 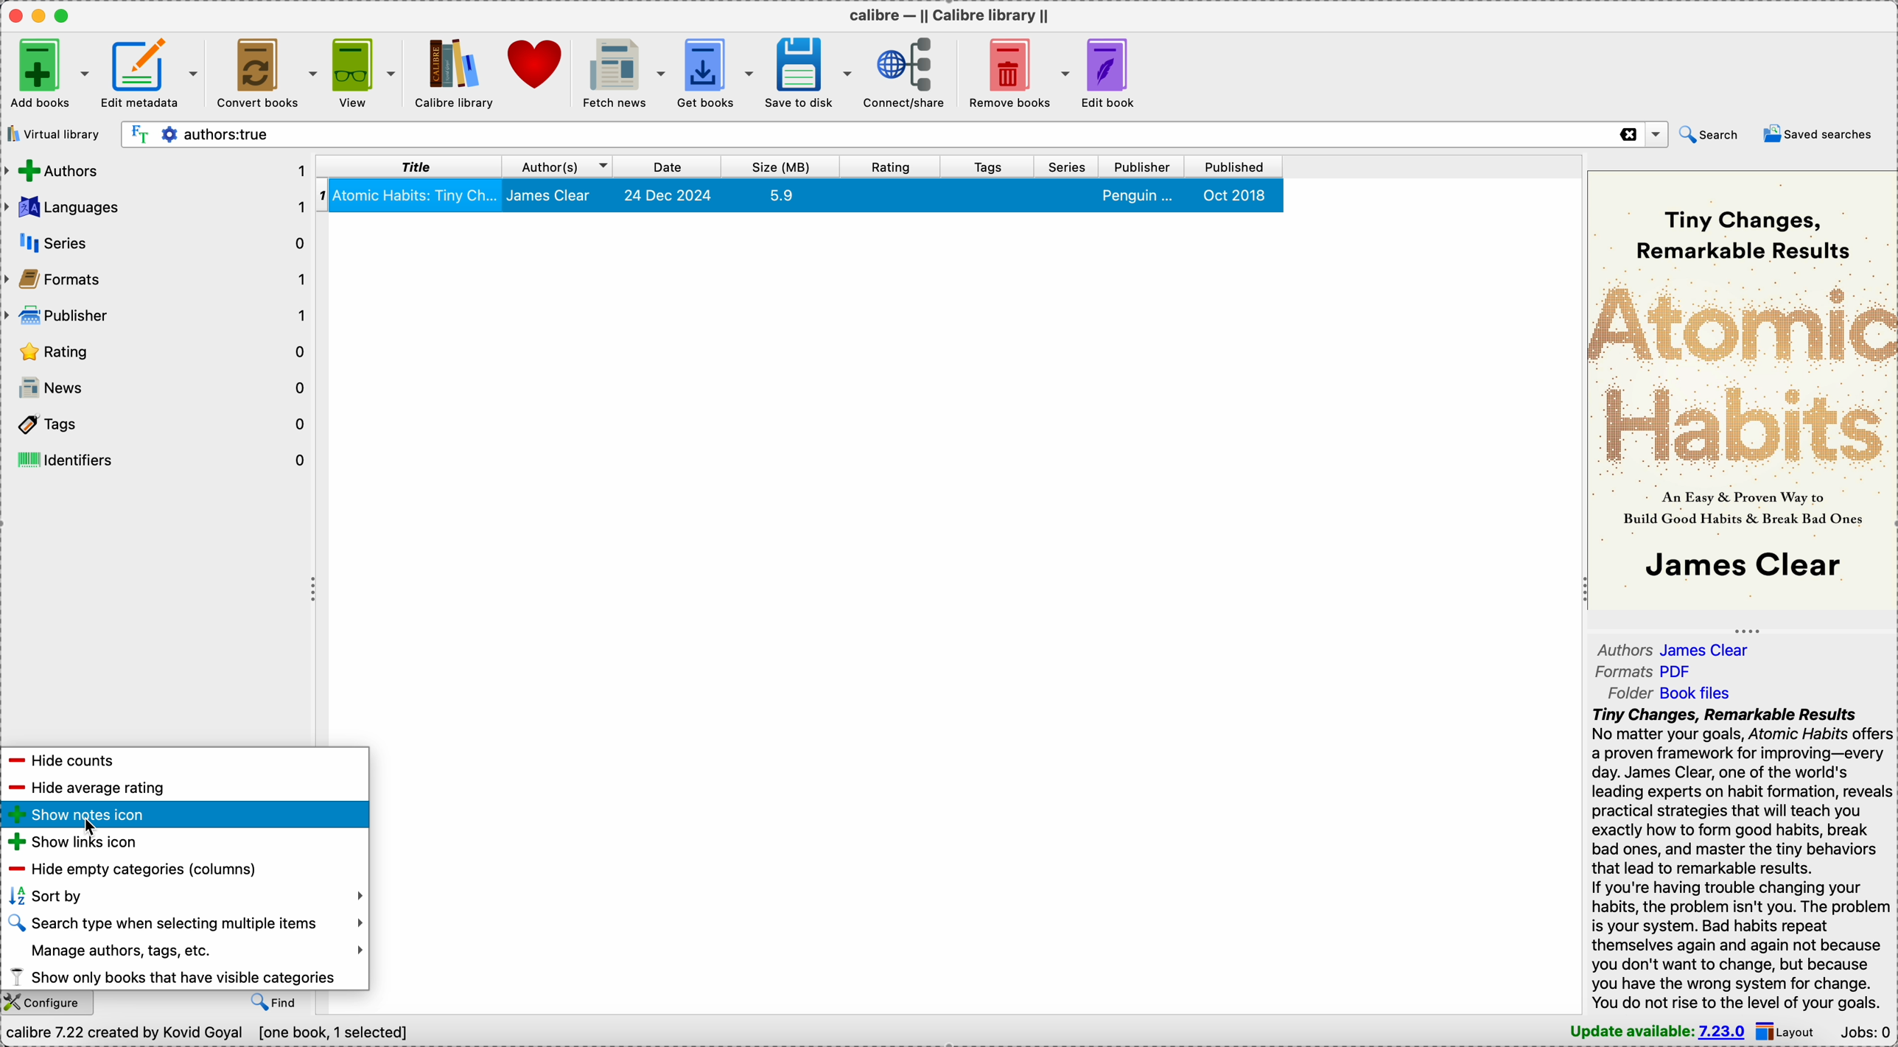 What do you see at coordinates (66, 15) in the screenshot?
I see `maximize Calibre` at bounding box center [66, 15].